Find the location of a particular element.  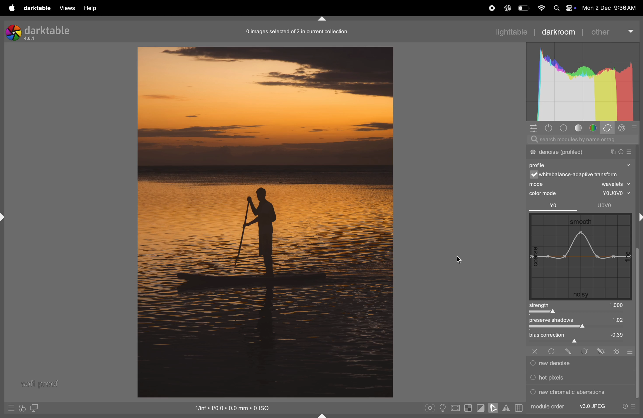

youovo is located at coordinates (612, 194).